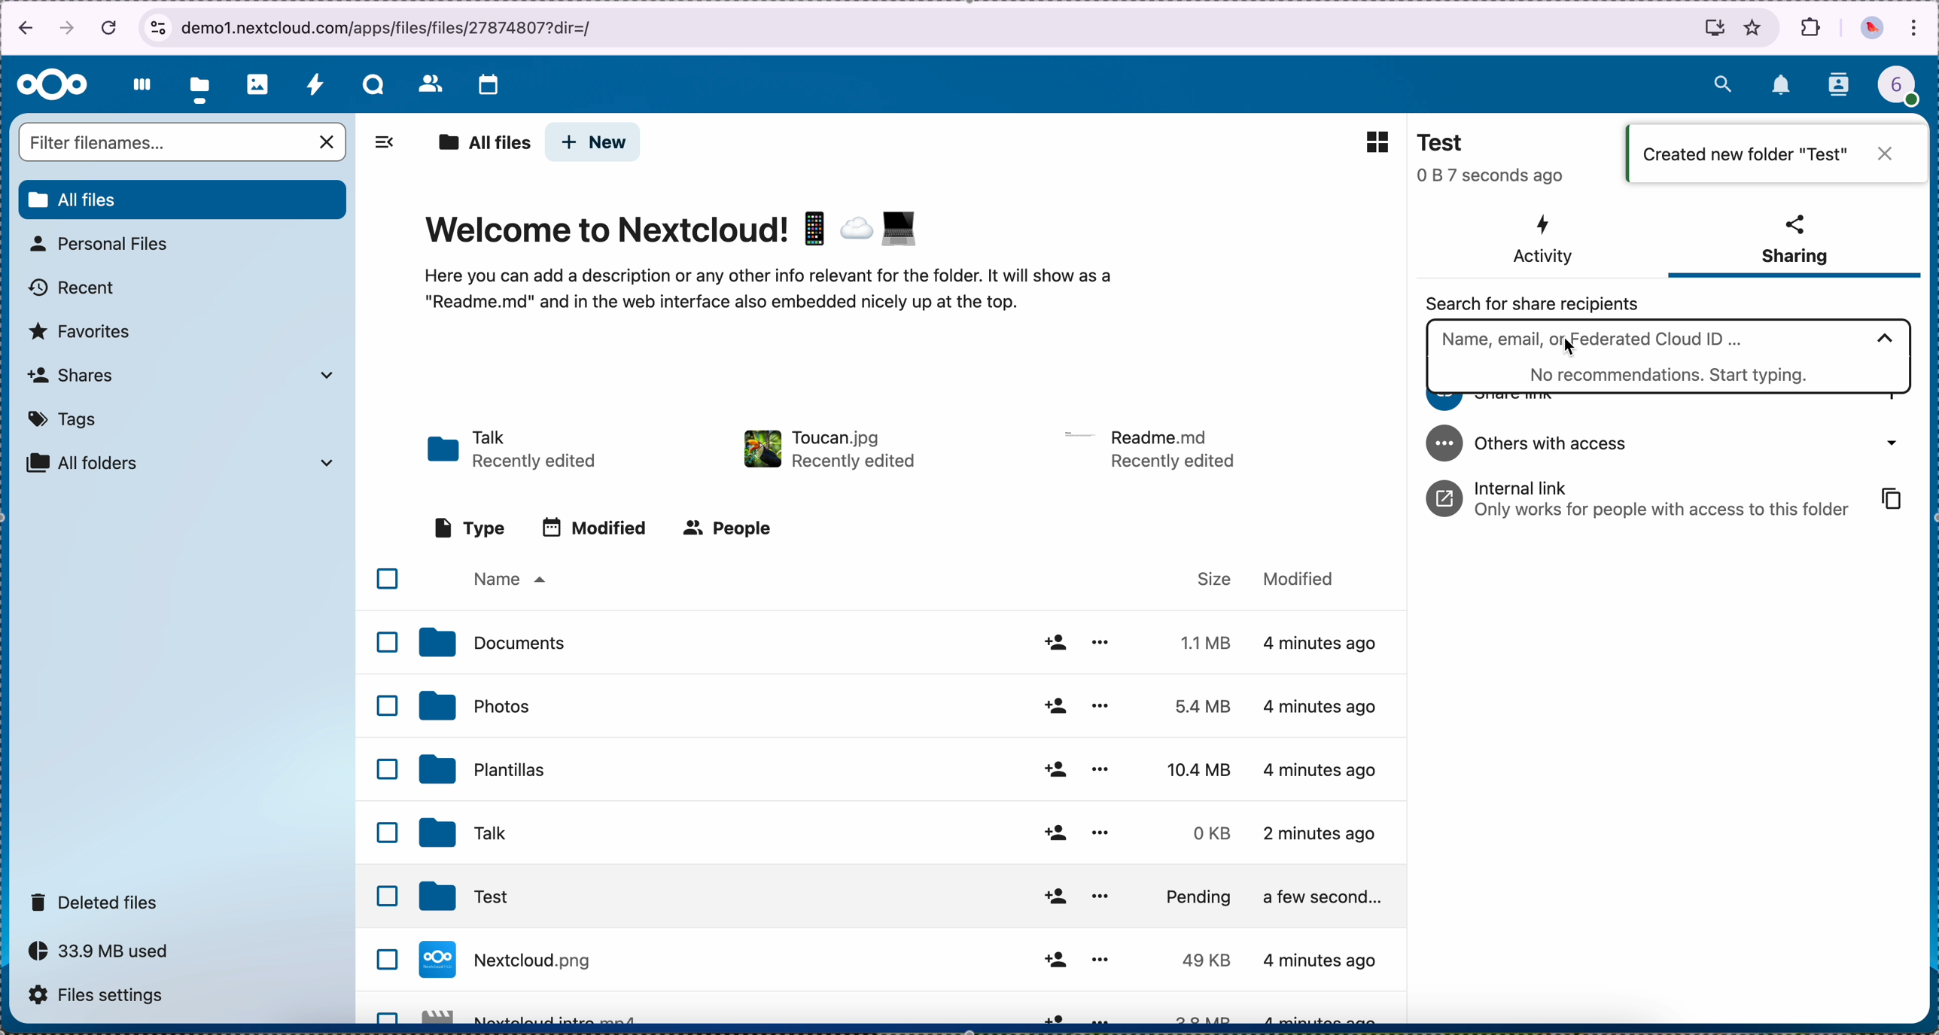 The image size is (1939, 1035). What do you see at coordinates (157, 28) in the screenshot?
I see `view site information` at bounding box center [157, 28].